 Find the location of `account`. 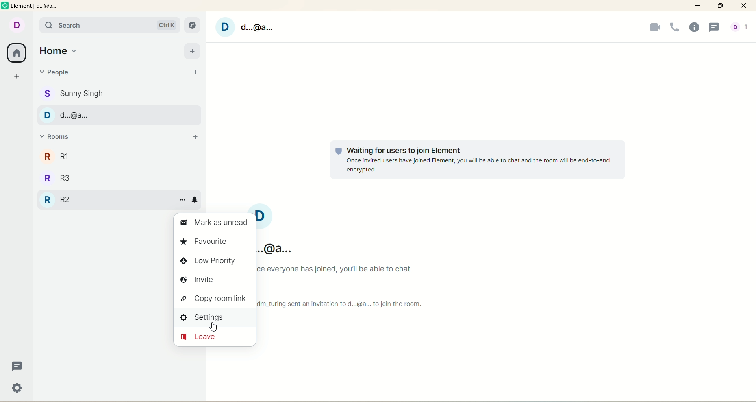

account is located at coordinates (286, 230).